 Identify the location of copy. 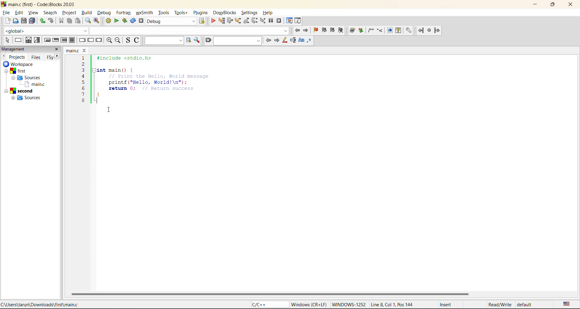
(70, 22).